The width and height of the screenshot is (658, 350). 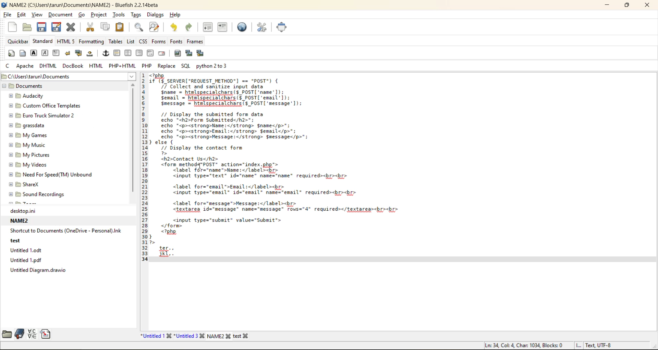 I want to click on formatting, so click(x=92, y=41).